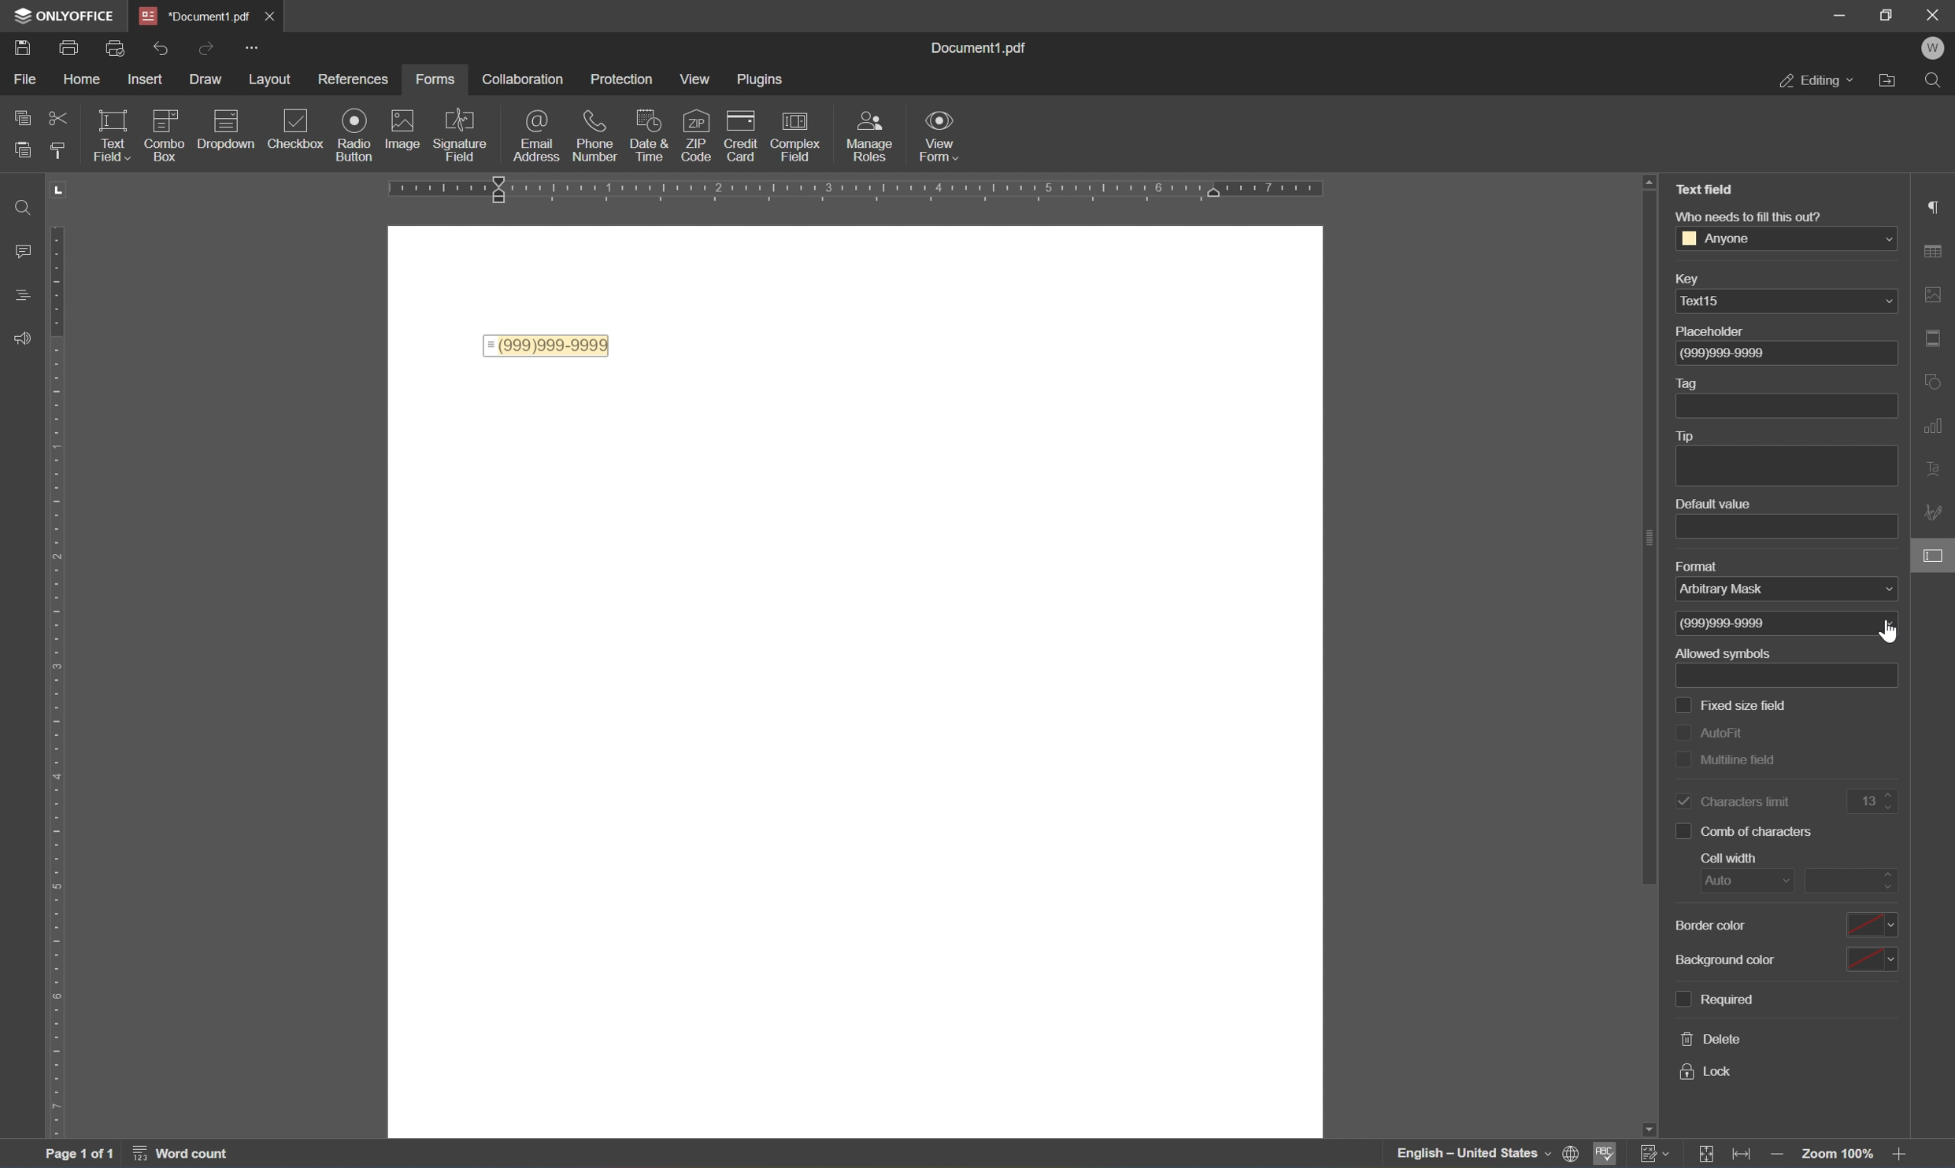 The width and height of the screenshot is (1955, 1168). I want to click on open file location, so click(1895, 78).